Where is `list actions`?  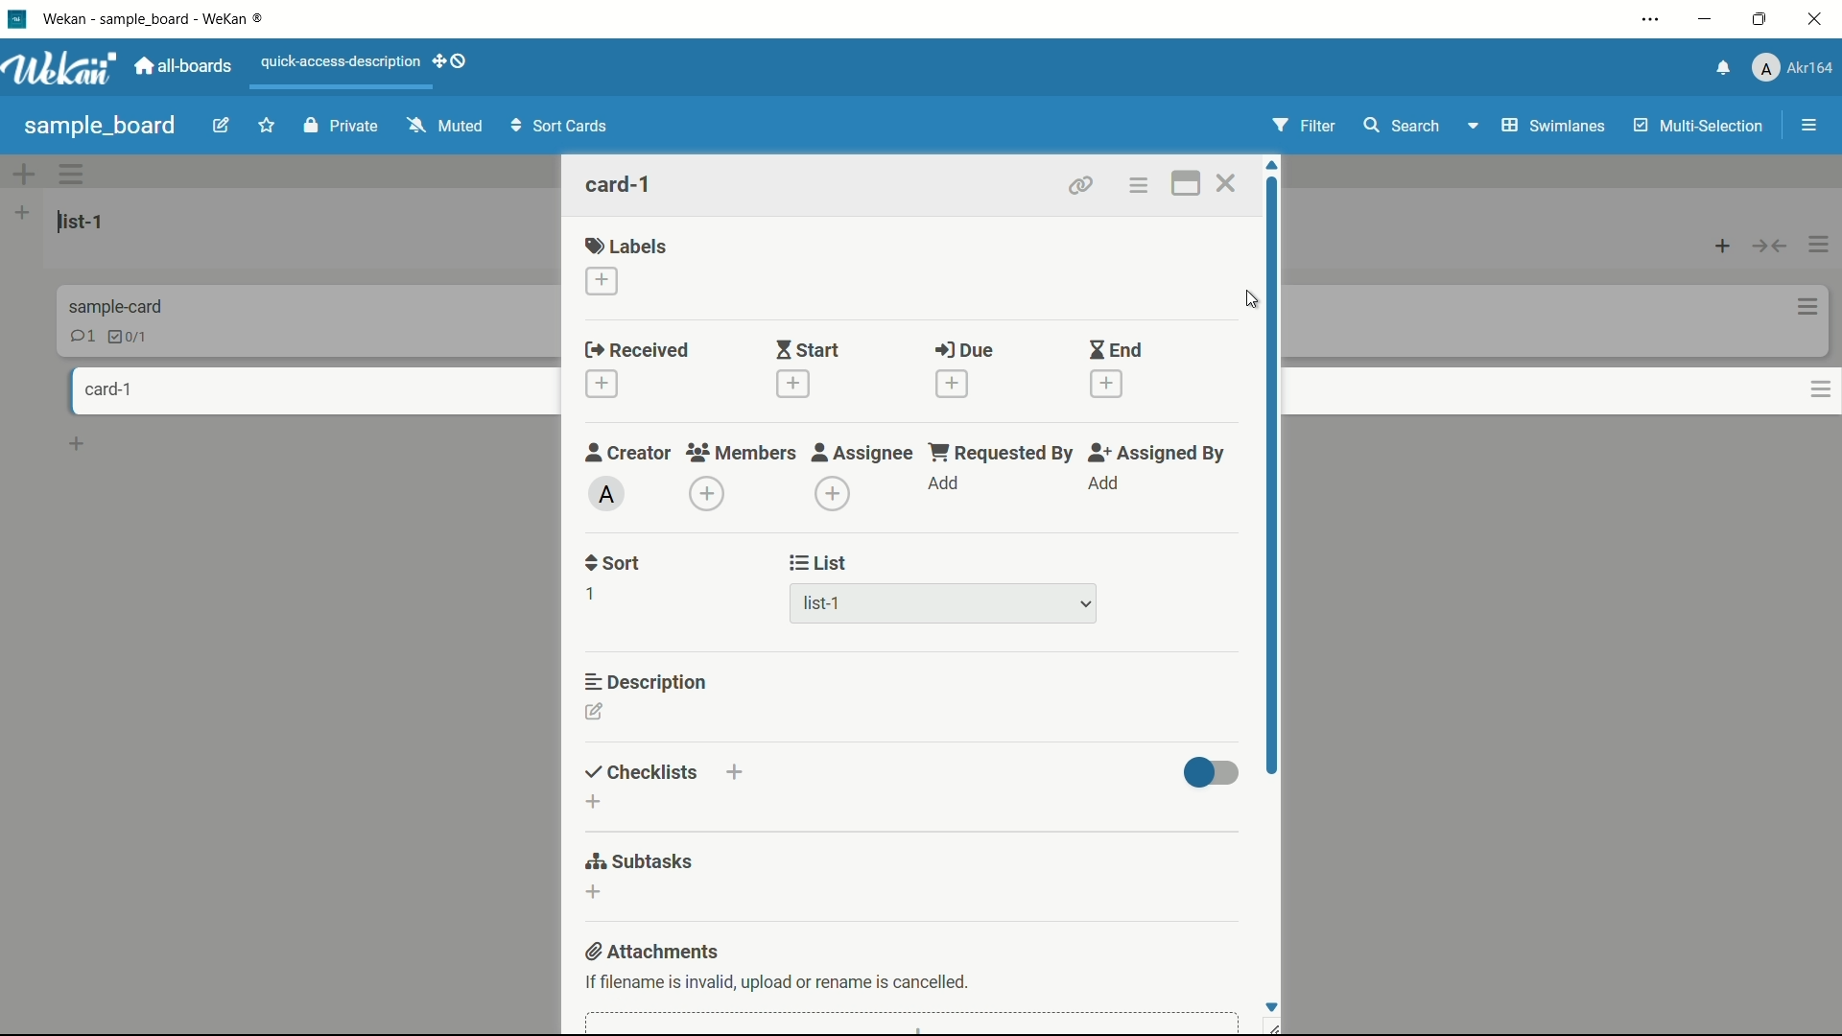 list actions is located at coordinates (1717, 239).